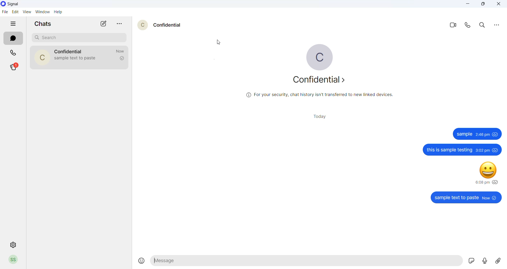 This screenshot has height=269, width=507. Describe the element at coordinates (81, 37) in the screenshot. I see `search chat` at that location.